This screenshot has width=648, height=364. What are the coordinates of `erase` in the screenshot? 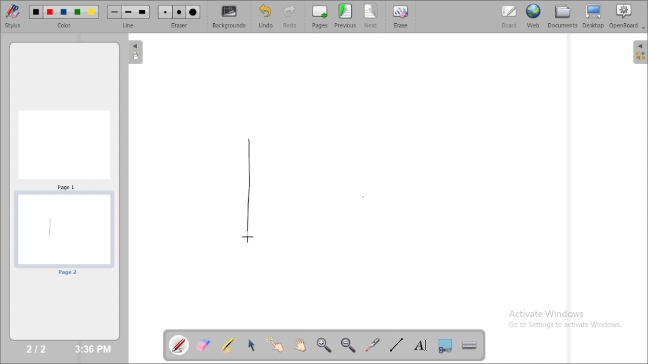 It's located at (400, 16).